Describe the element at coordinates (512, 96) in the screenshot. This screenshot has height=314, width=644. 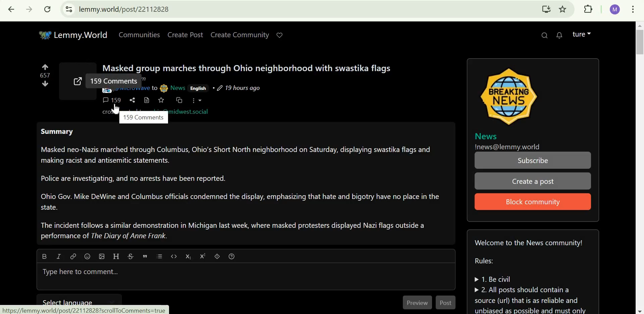
I see `image icon` at that location.